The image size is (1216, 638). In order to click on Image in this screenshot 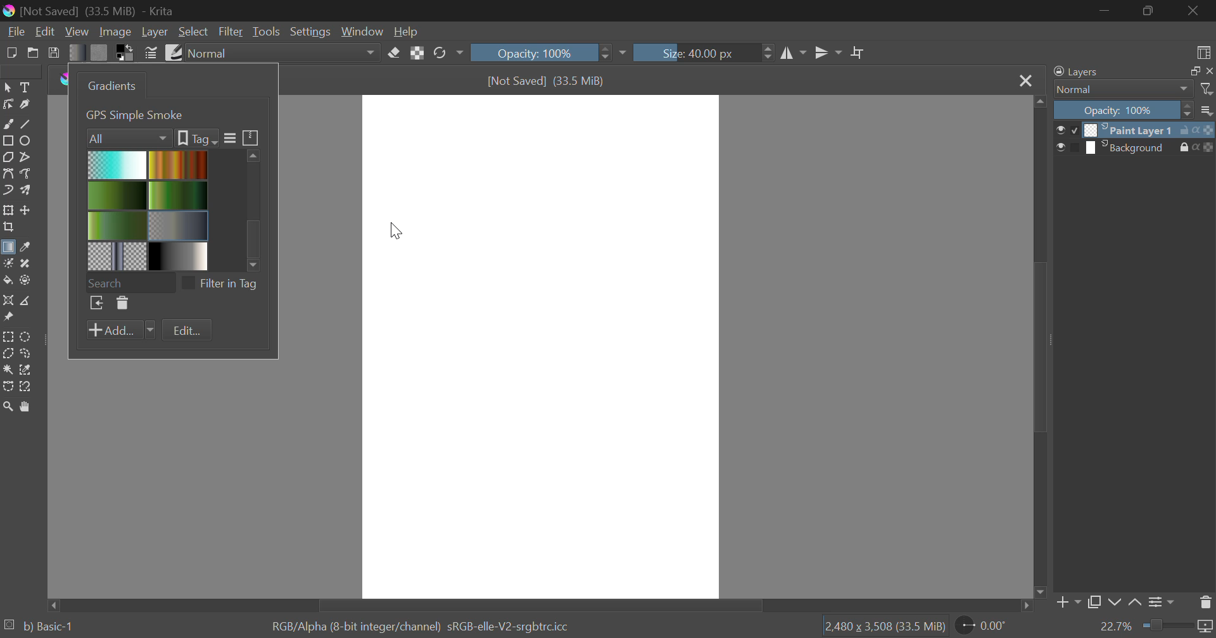, I will do `click(114, 31)`.